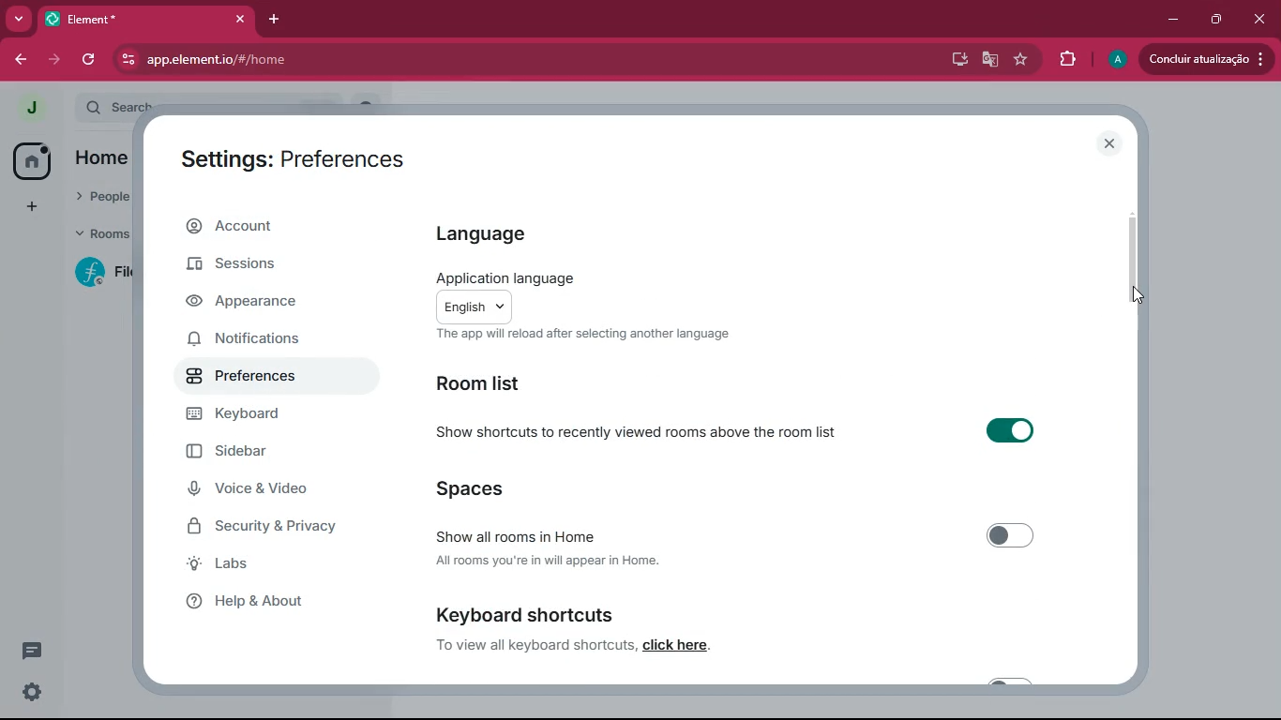 Image resolution: width=1281 pixels, height=720 pixels. What do you see at coordinates (1132, 247) in the screenshot?
I see `scroll bar` at bounding box center [1132, 247].